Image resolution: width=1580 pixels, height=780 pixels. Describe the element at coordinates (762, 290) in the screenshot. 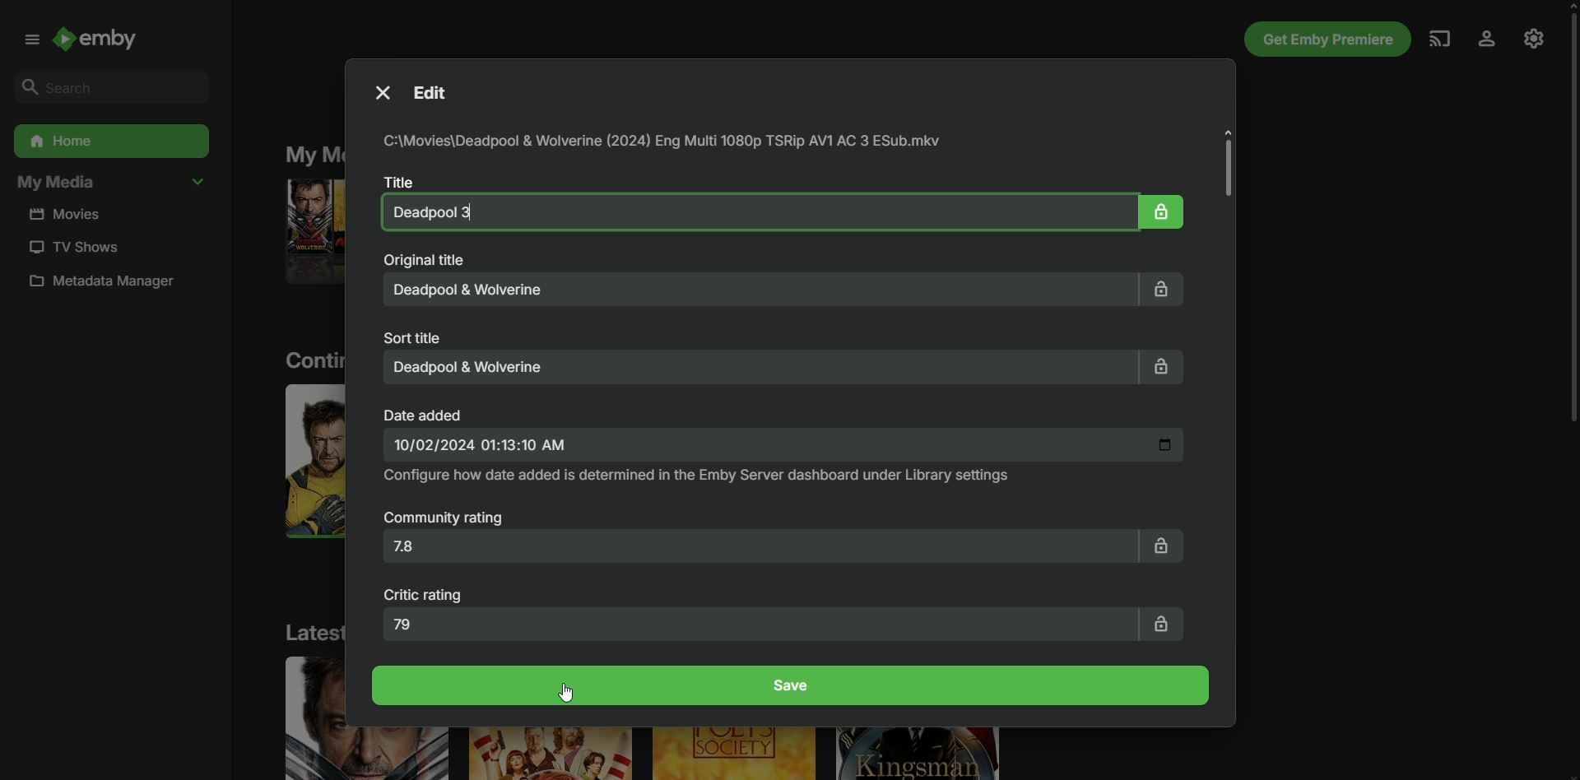

I see `Deadpool and Wolverine` at that location.